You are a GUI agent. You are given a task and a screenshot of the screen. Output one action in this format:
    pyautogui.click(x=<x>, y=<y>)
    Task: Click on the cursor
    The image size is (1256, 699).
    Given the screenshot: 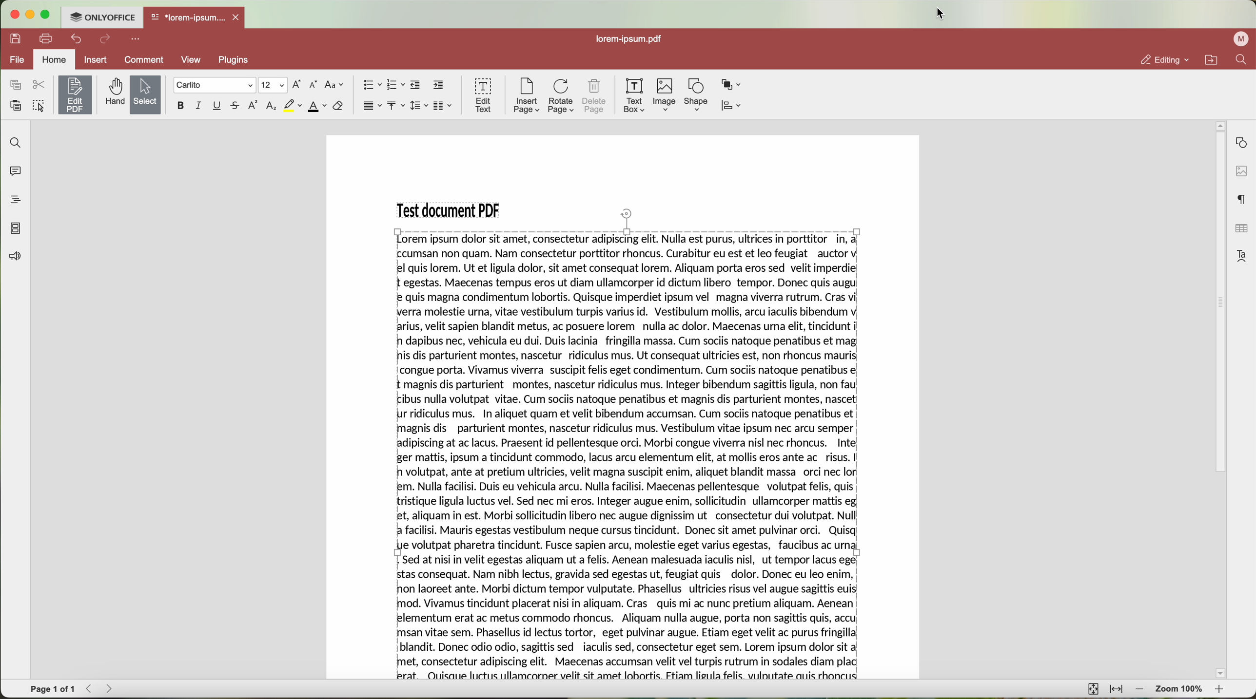 What is the action you would take?
    pyautogui.click(x=941, y=13)
    